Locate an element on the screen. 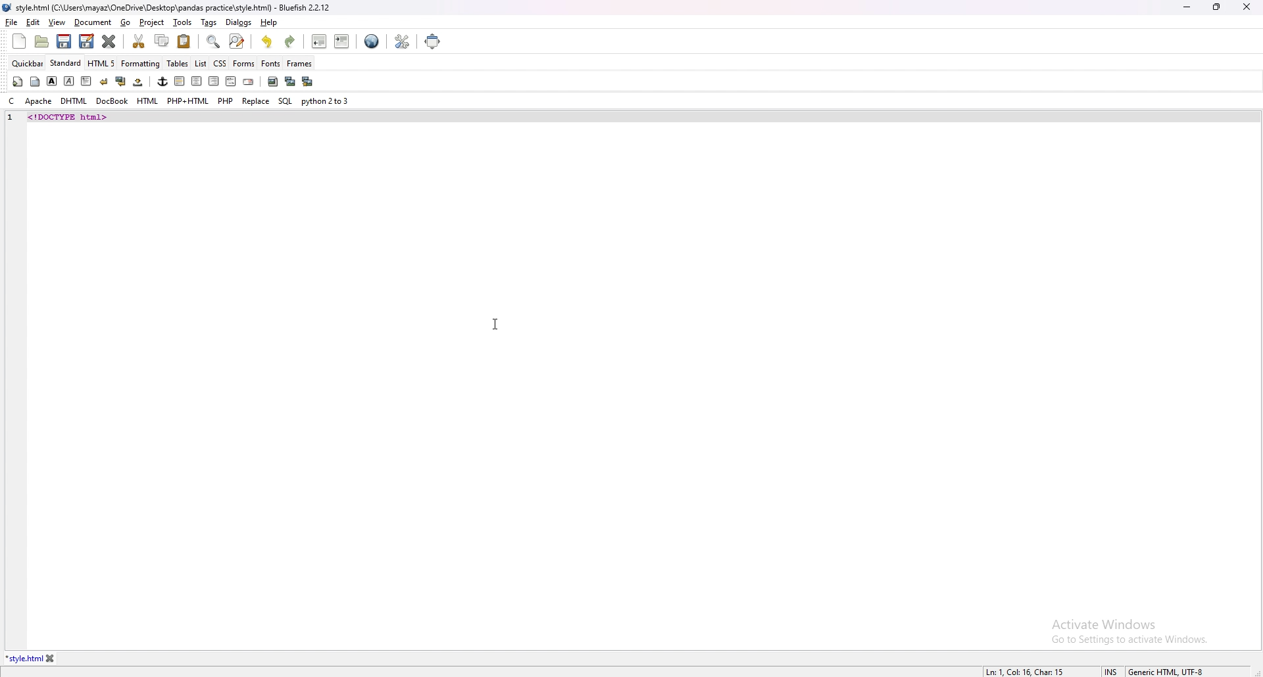 This screenshot has height=677, width=1263. center is located at coordinates (196, 82).